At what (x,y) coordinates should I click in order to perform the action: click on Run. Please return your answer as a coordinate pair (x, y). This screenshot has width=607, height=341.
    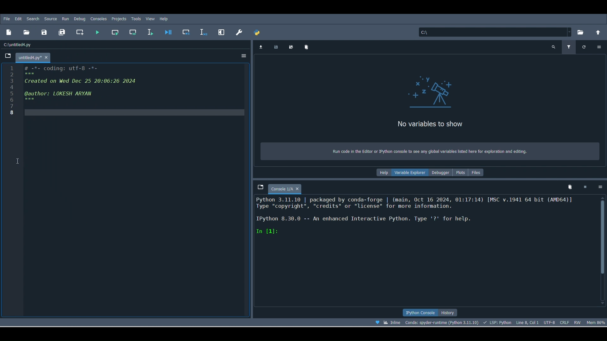
    Looking at the image, I should click on (65, 19).